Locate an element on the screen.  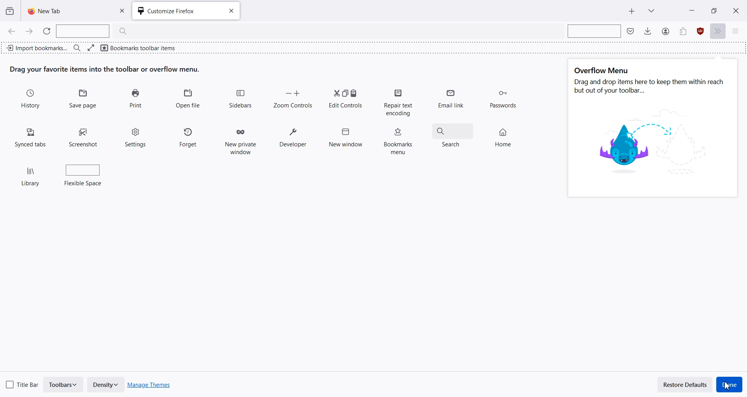
Cursor is located at coordinates (728, 386).